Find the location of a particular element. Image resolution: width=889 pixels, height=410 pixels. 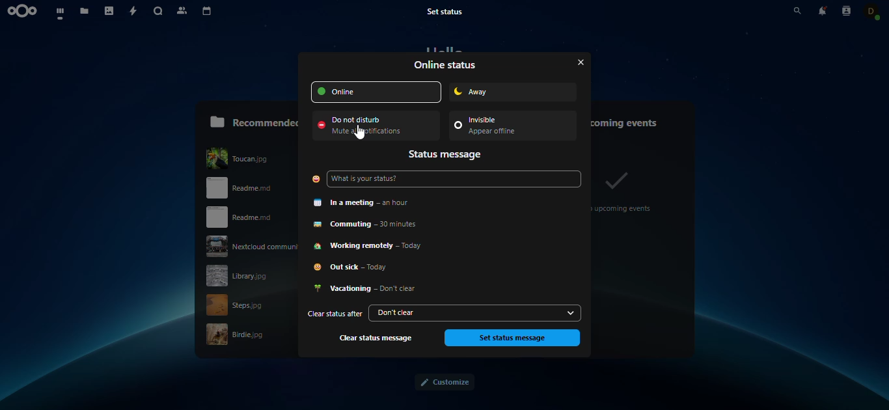

clear status after is located at coordinates (333, 314).